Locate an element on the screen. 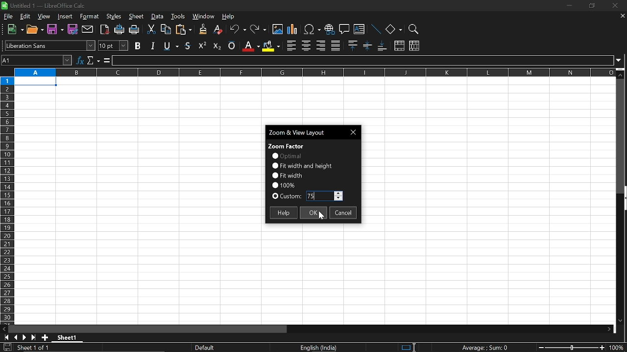  open is located at coordinates (36, 31).